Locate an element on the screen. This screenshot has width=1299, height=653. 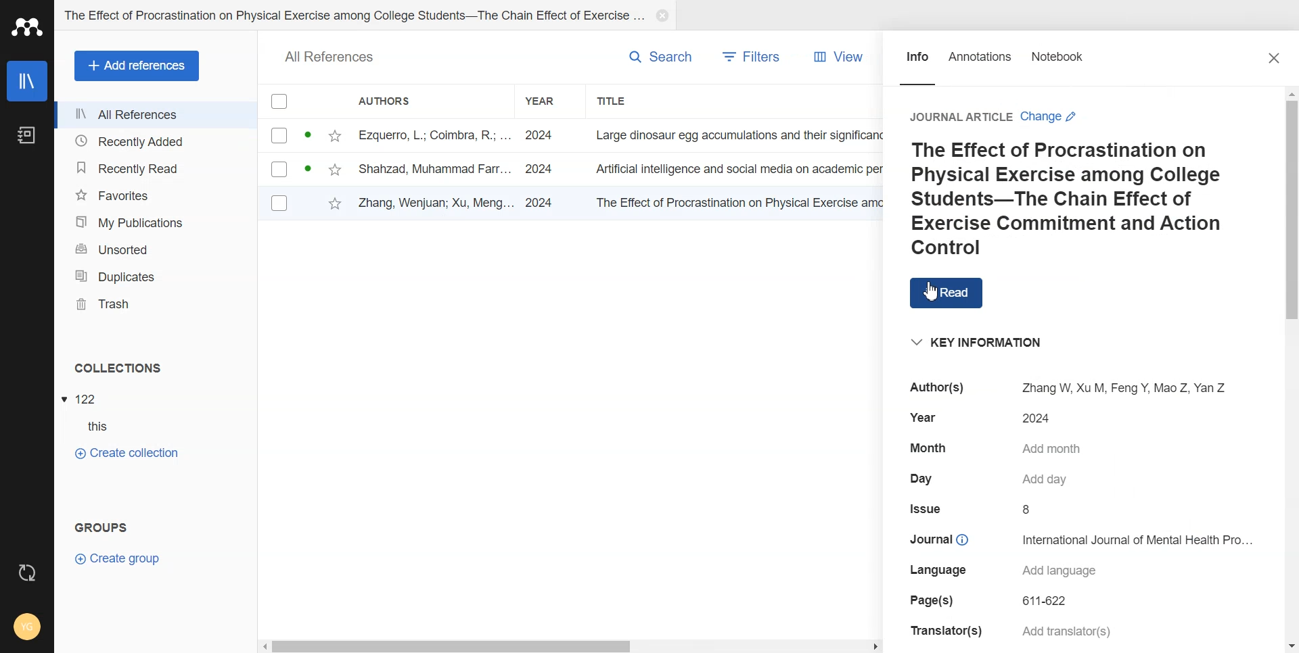
2024 is located at coordinates (539, 133).